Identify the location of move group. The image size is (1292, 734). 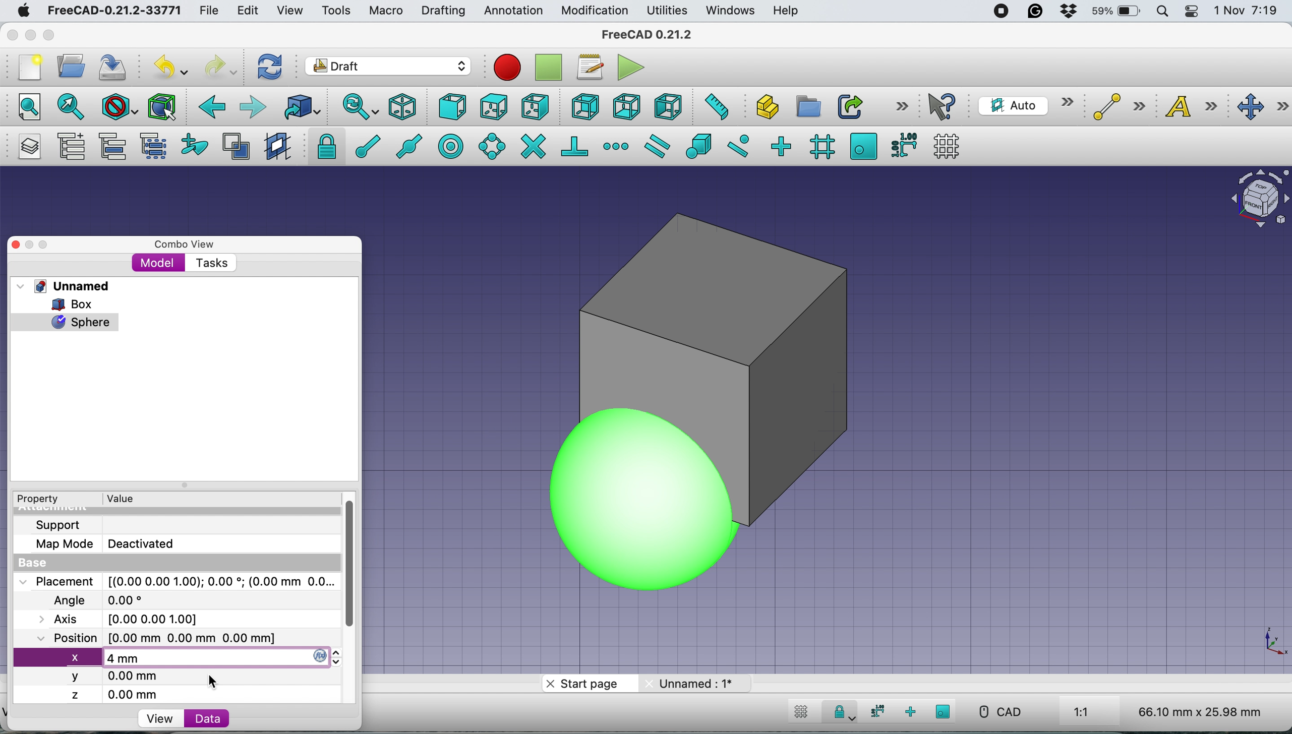
(115, 146).